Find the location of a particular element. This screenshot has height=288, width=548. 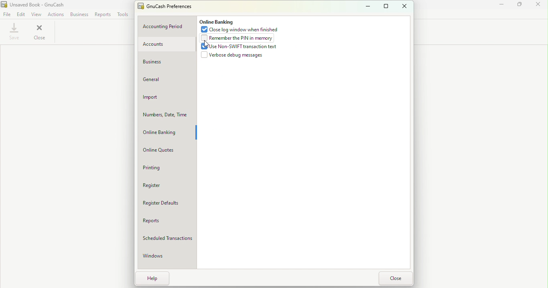

Help is located at coordinates (155, 278).